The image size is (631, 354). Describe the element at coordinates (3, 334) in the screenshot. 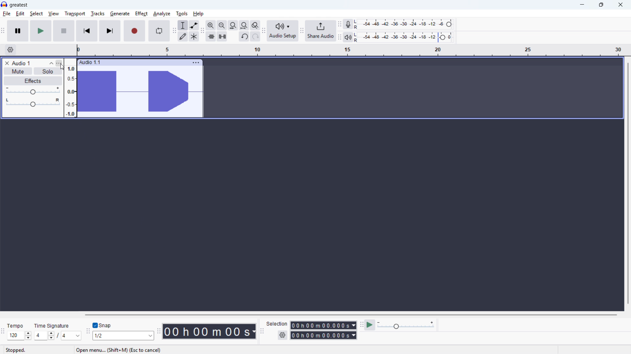

I see `Time signature toolbar ` at that location.